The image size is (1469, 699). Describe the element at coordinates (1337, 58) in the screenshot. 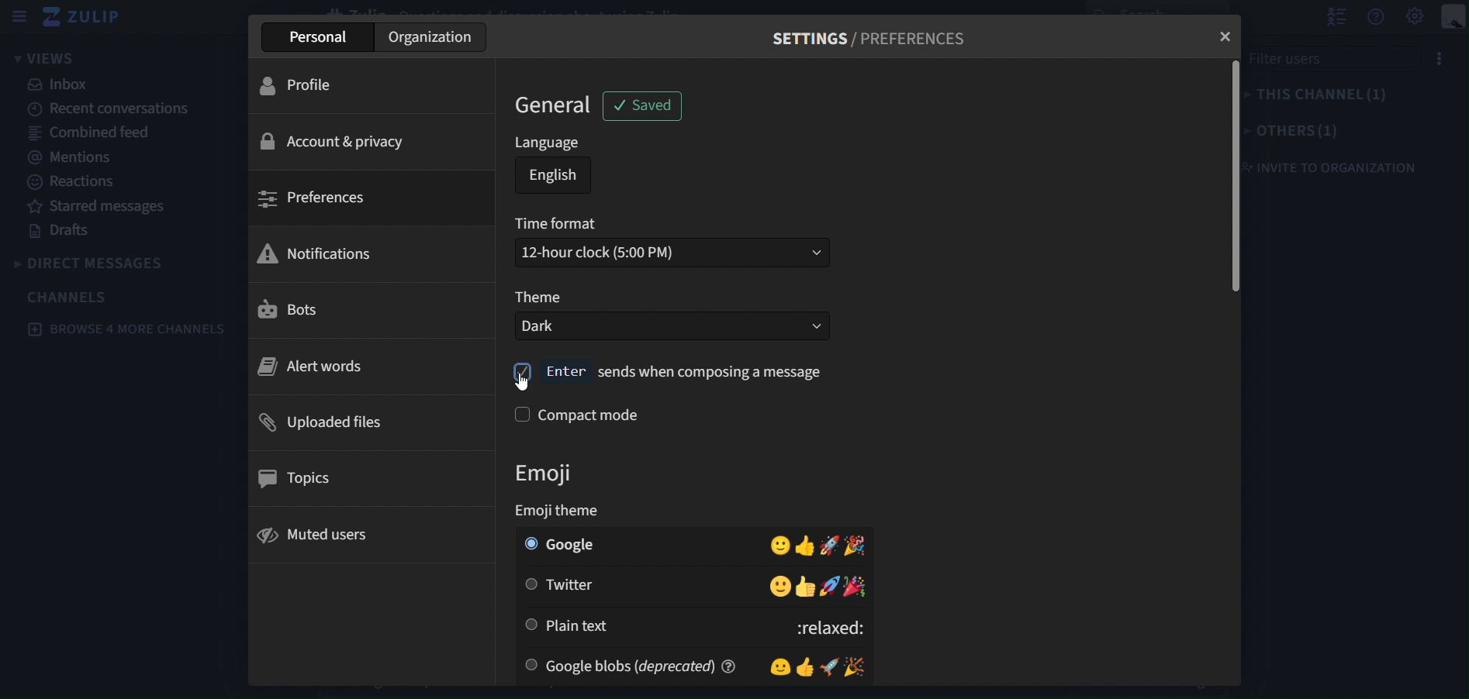

I see `filter users` at that location.